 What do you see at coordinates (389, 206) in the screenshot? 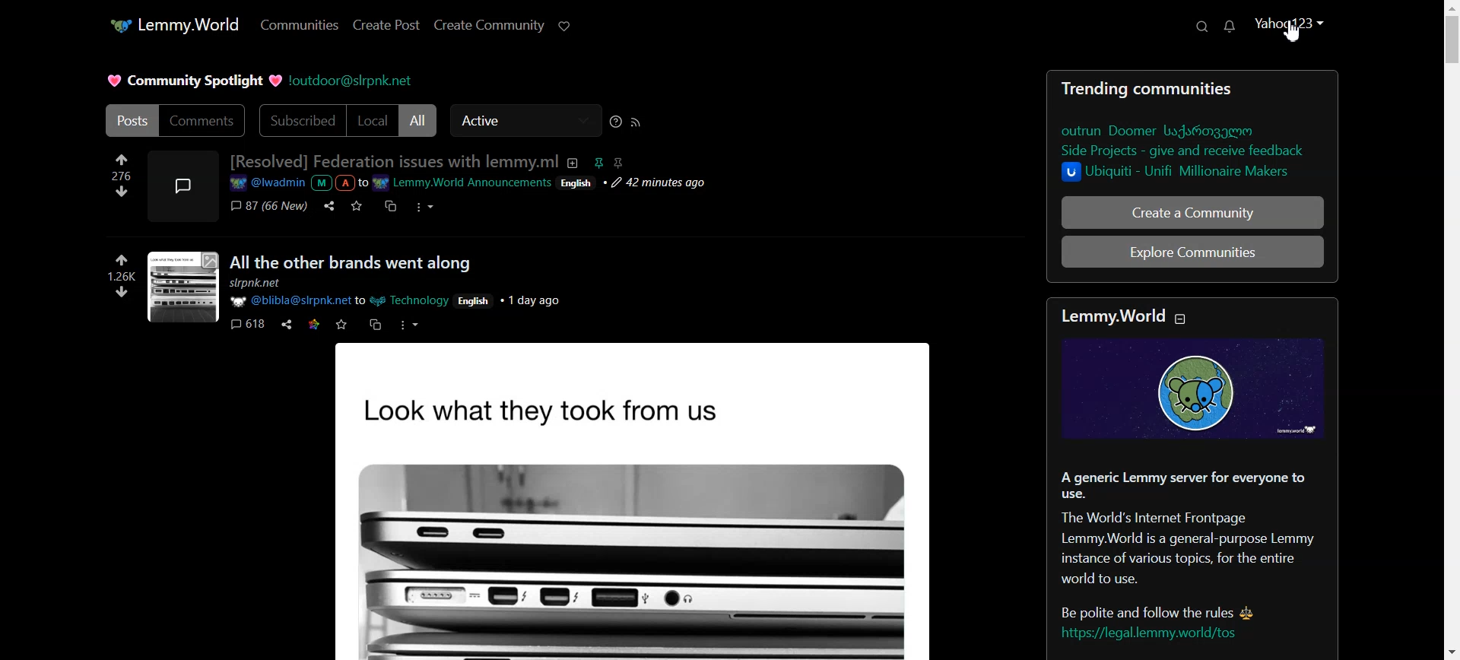
I see `cross post` at bounding box center [389, 206].